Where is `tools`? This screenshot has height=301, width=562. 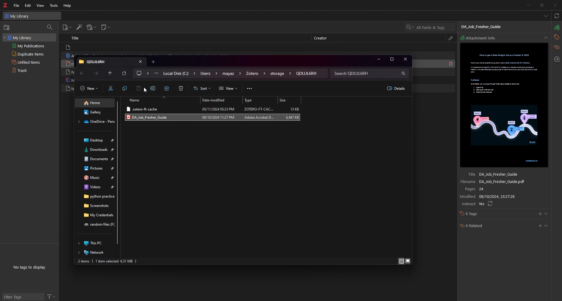 tools is located at coordinates (54, 6).